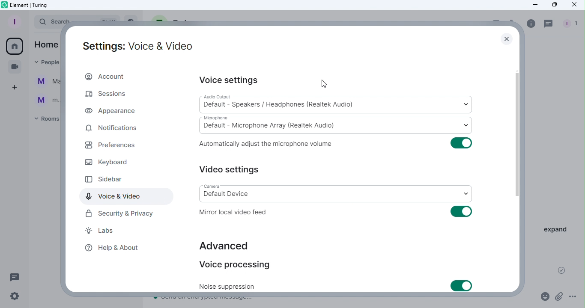 The image size is (585, 308). What do you see at coordinates (517, 170) in the screenshot?
I see `Scroll bar` at bounding box center [517, 170].